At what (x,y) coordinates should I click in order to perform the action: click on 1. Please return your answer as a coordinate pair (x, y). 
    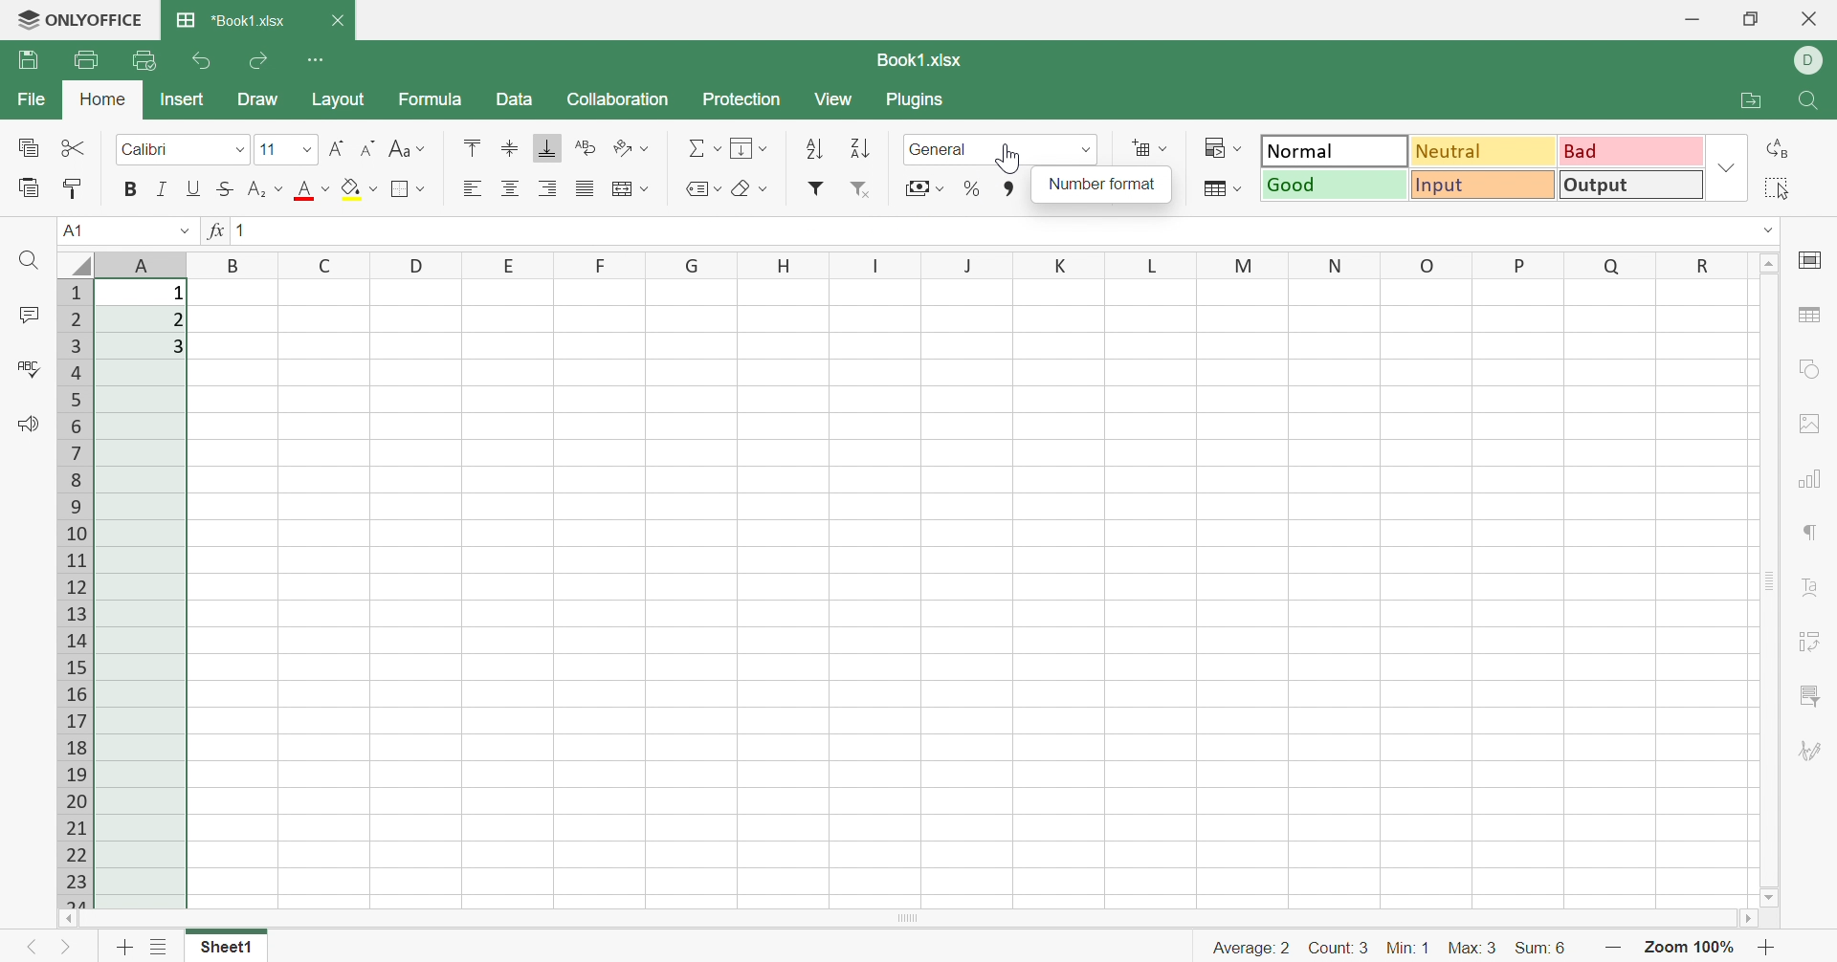
    Looking at the image, I should click on (179, 294).